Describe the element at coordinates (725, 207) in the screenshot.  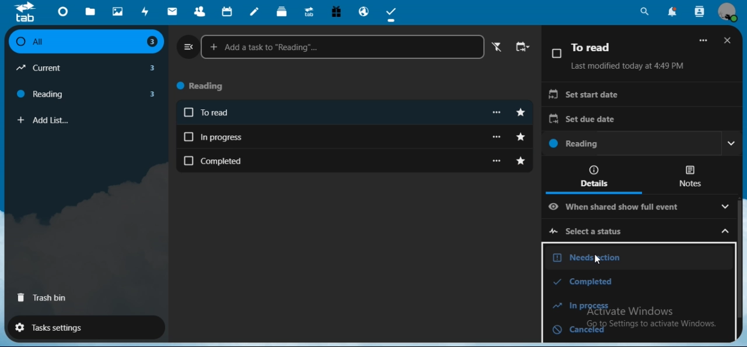
I see `Drop down` at that location.